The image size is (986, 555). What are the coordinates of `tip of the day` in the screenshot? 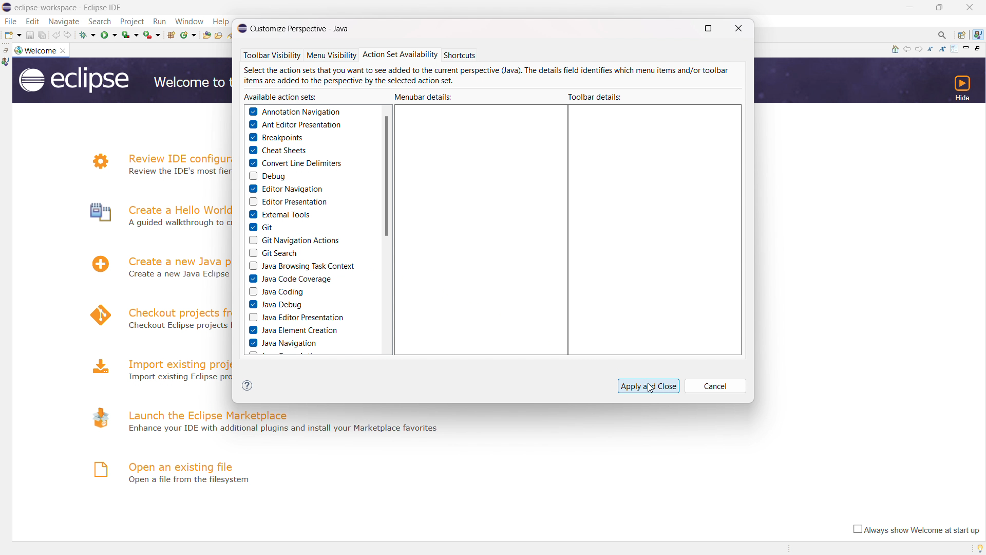 It's located at (977, 548).